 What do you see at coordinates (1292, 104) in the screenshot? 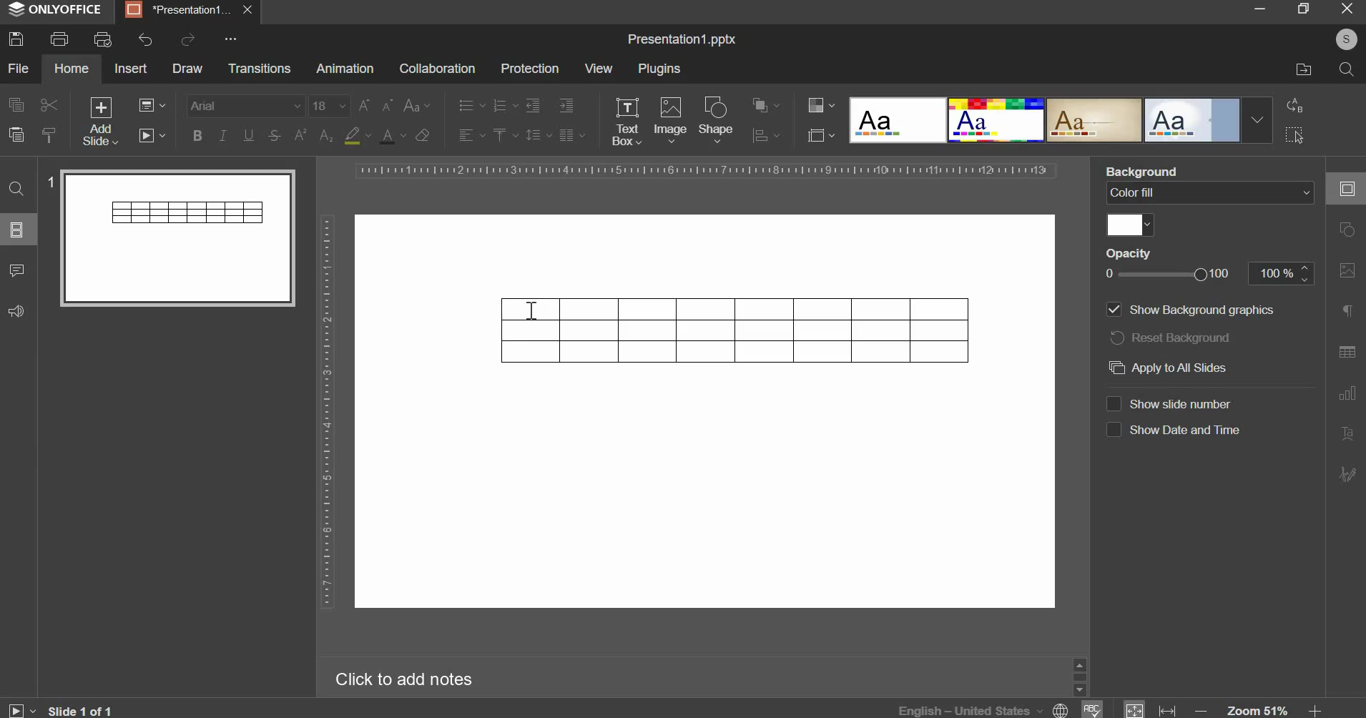
I see `replace` at bounding box center [1292, 104].